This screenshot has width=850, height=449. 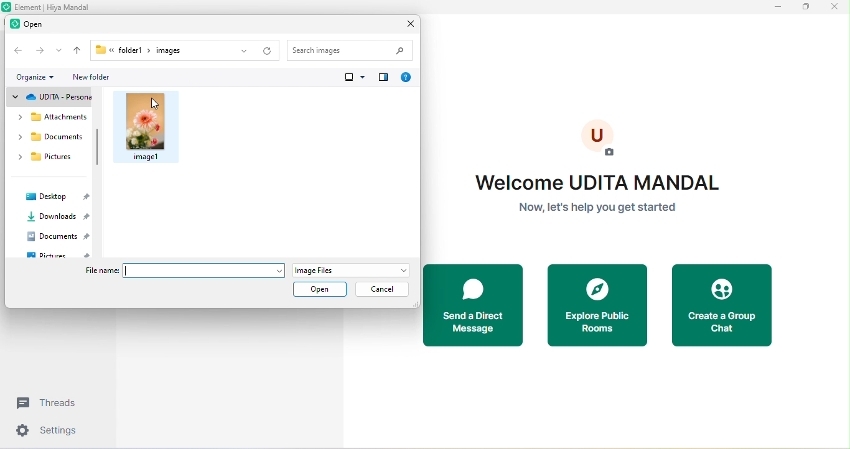 I want to click on thread, so click(x=51, y=403).